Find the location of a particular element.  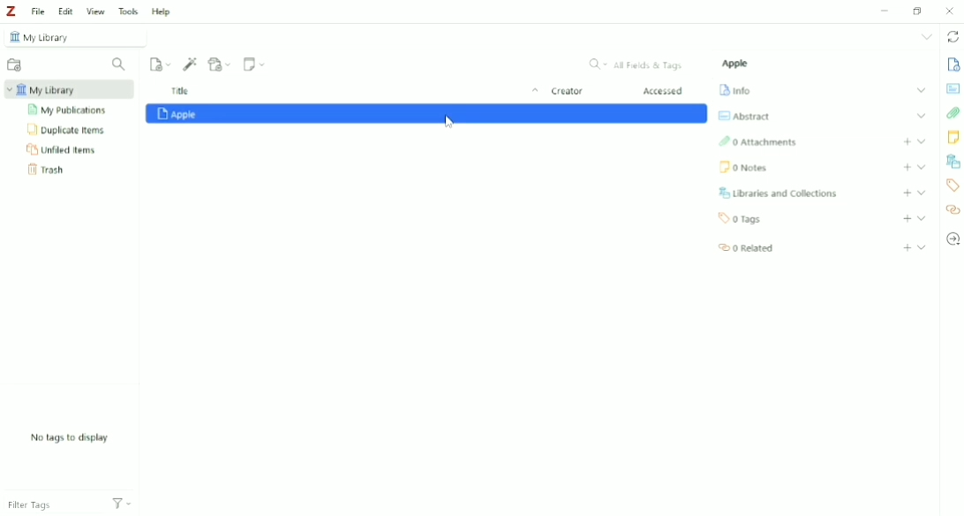

Expand section is located at coordinates (921, 140).